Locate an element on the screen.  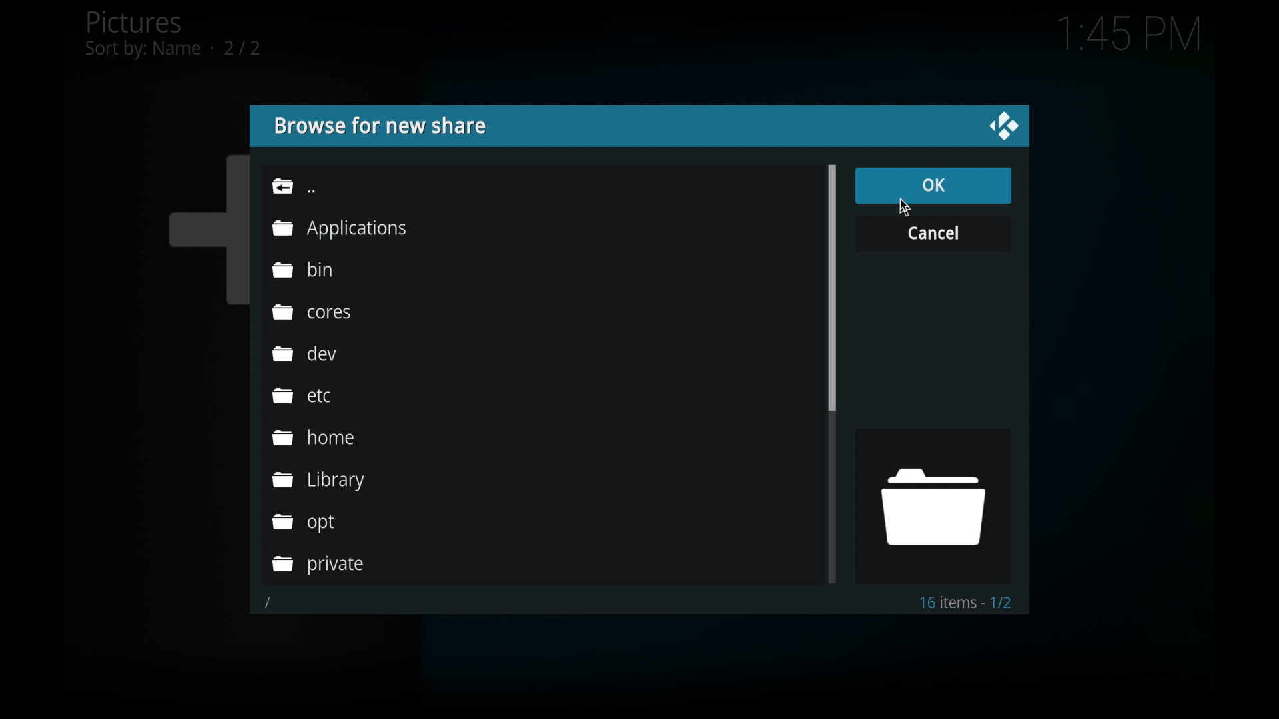
scroll box is located at coordinates (833, 287).